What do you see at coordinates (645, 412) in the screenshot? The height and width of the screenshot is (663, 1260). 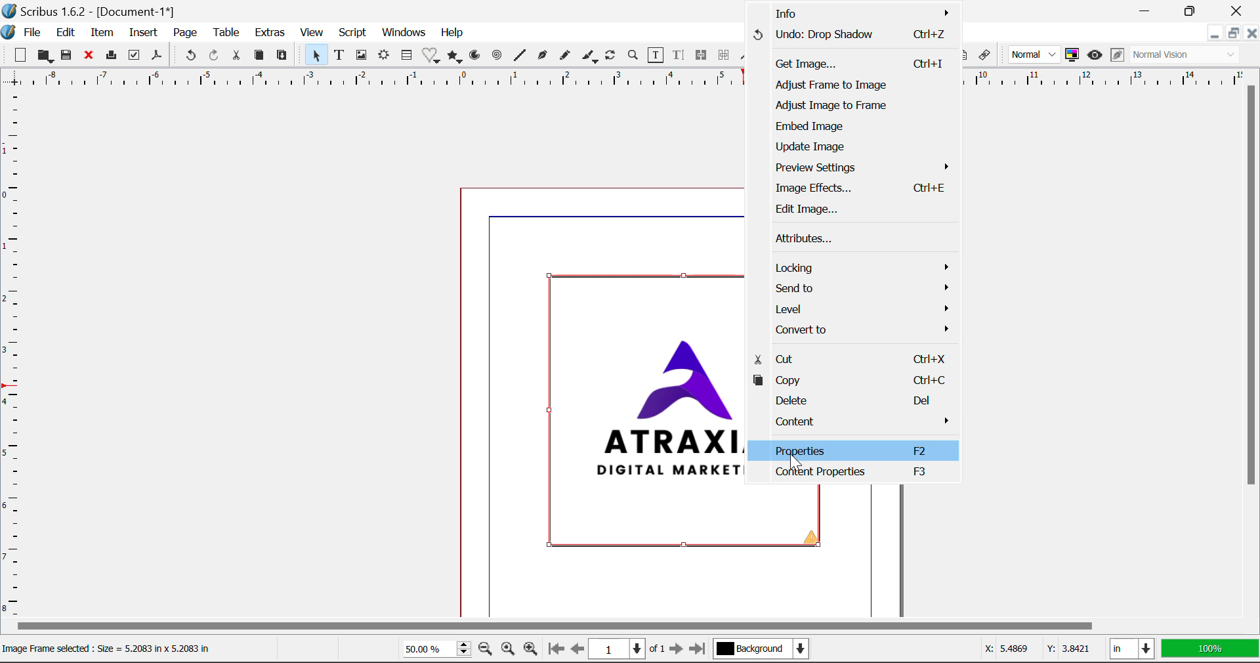 I see `Image` at bounding box center [645, 412].